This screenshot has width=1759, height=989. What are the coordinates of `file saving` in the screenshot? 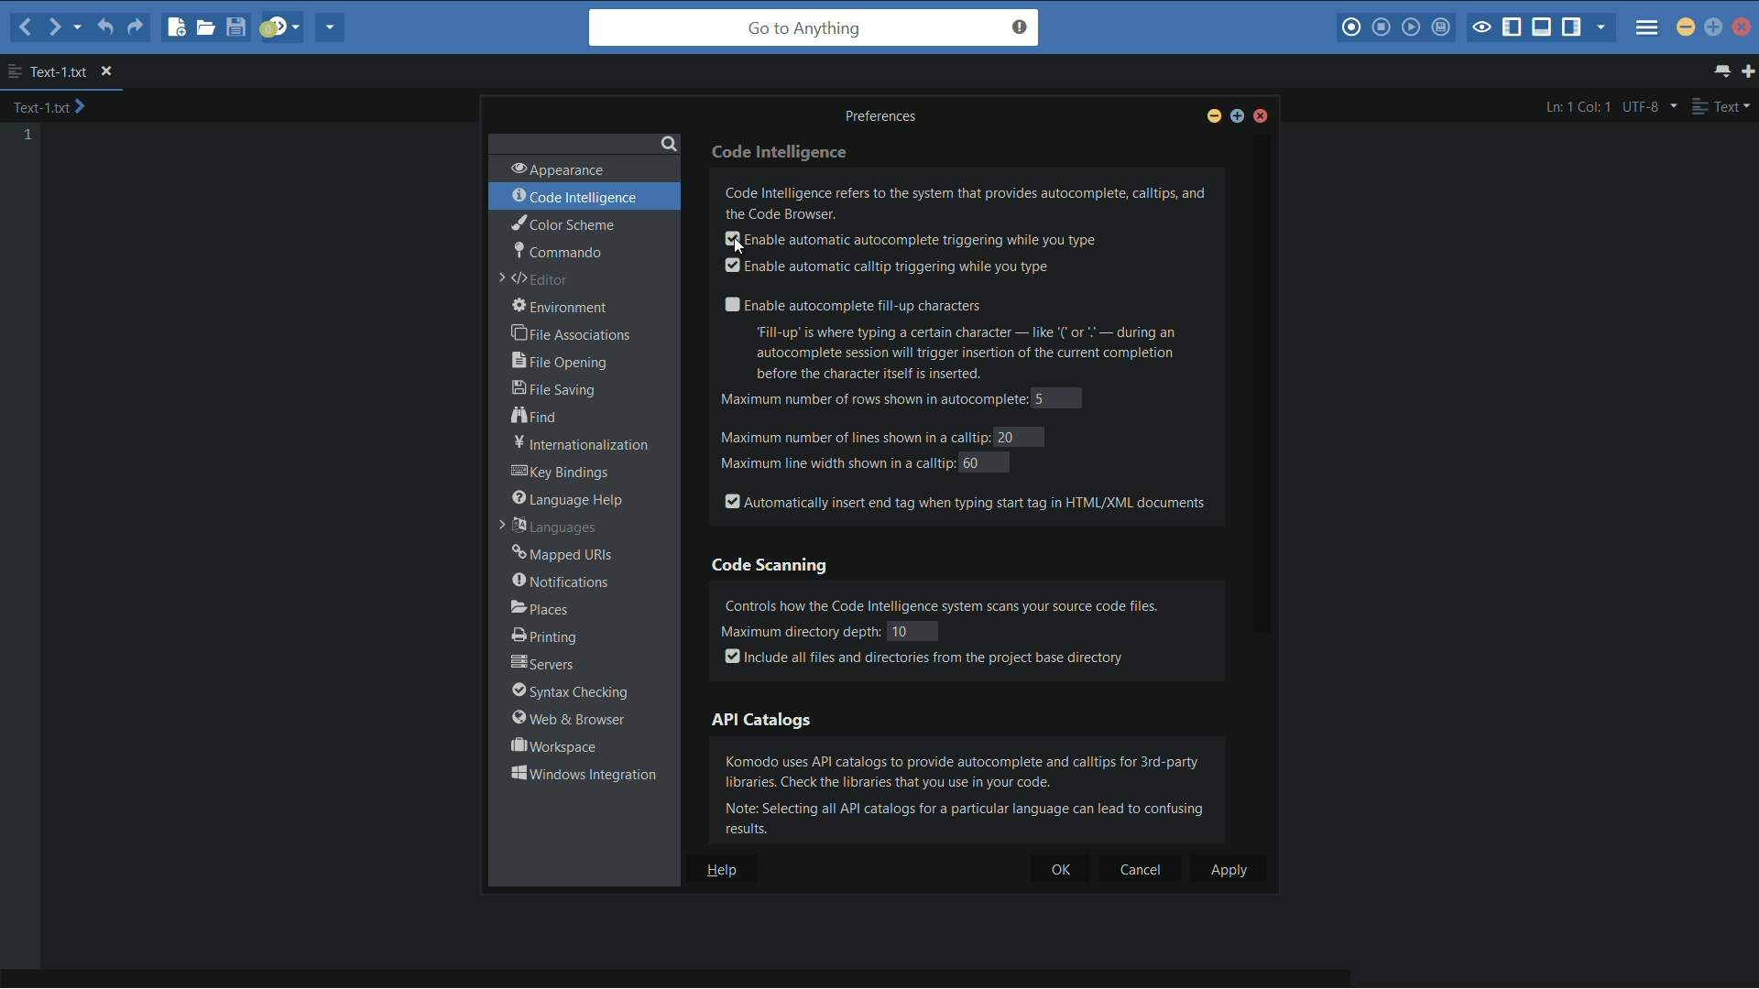 It's located at (553, 388).